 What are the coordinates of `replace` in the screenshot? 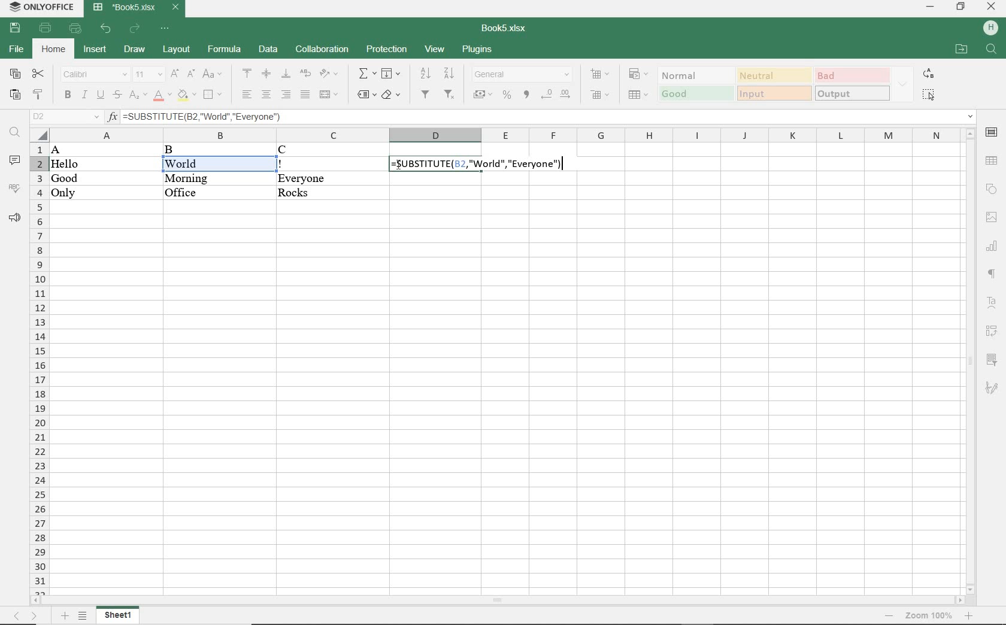 It's located at (929, 74).